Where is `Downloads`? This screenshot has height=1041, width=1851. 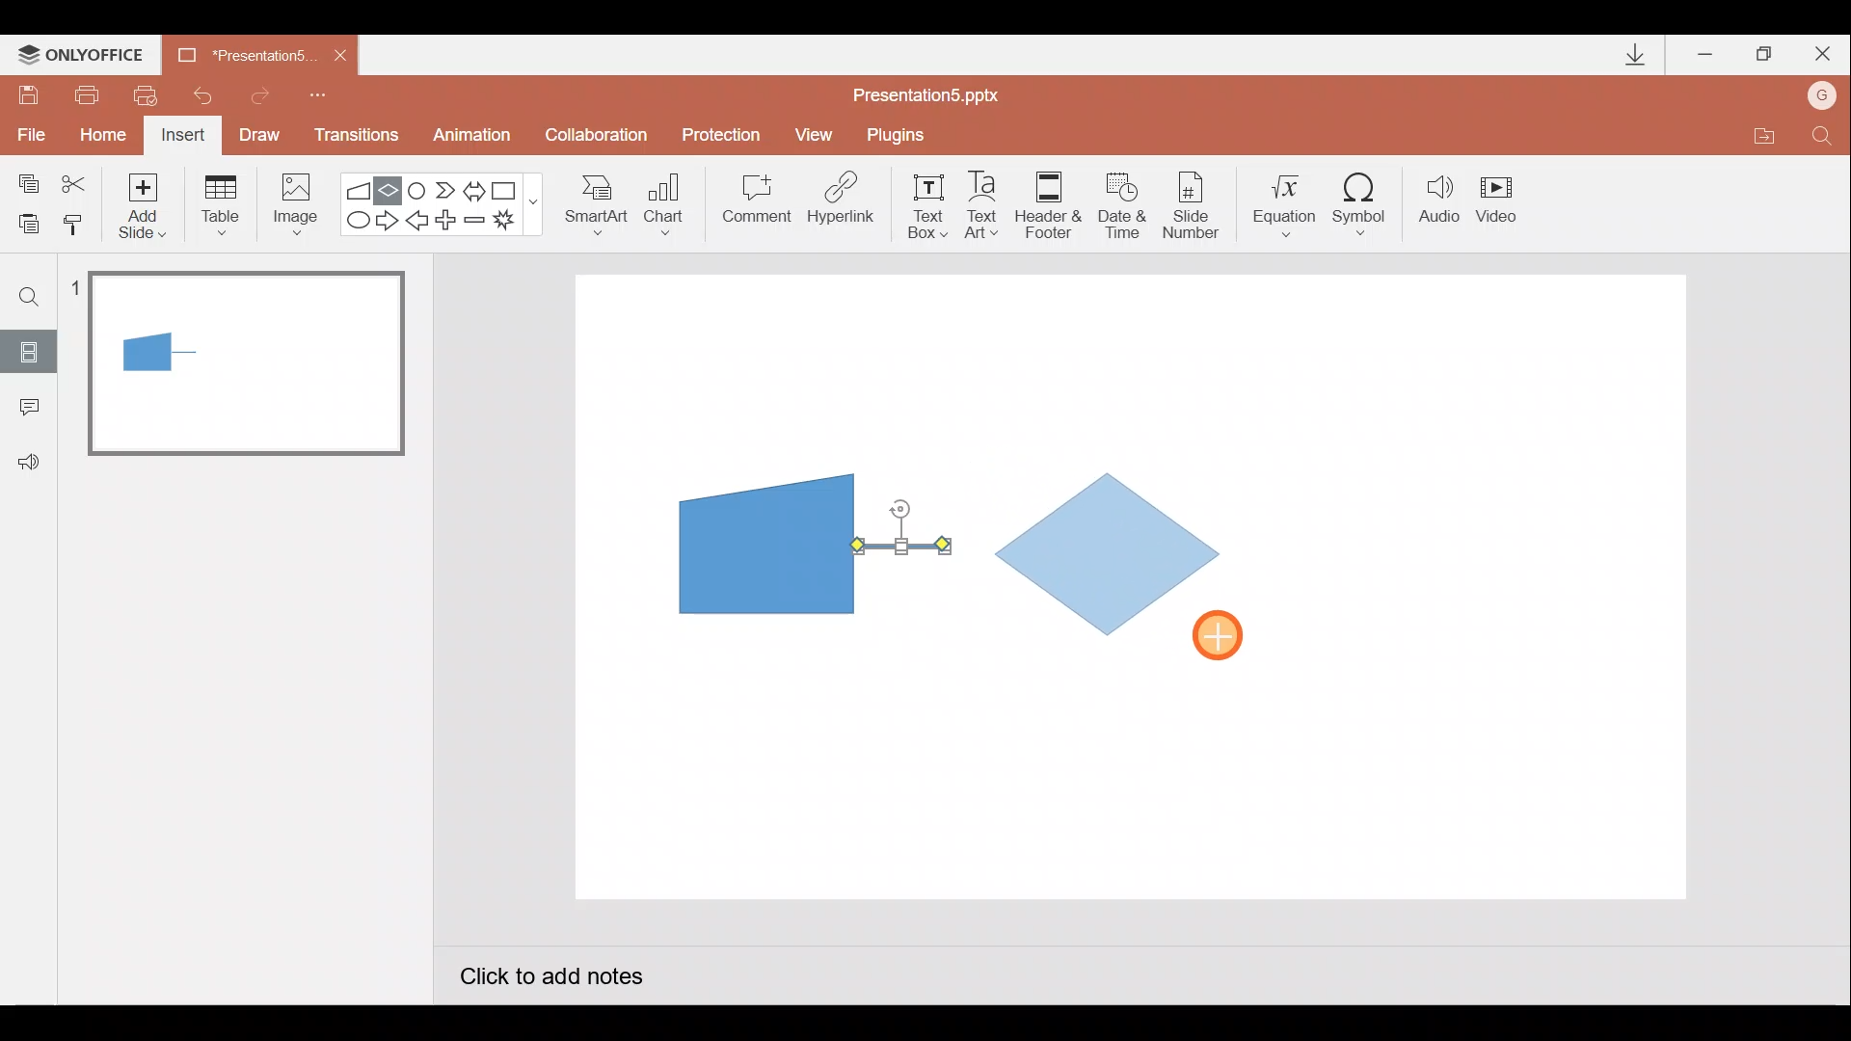
Downloads is located at coordinates (1632, 56).